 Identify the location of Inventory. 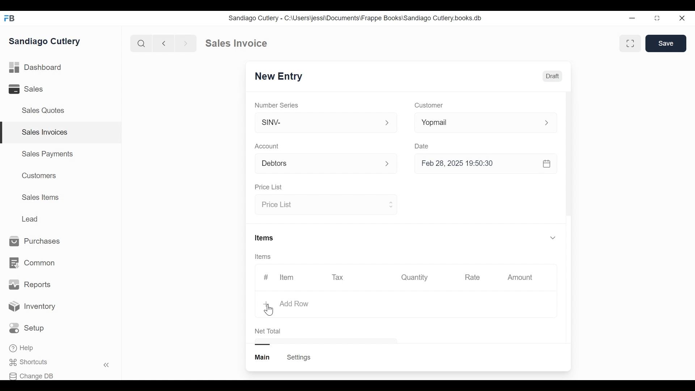
(32, 307).